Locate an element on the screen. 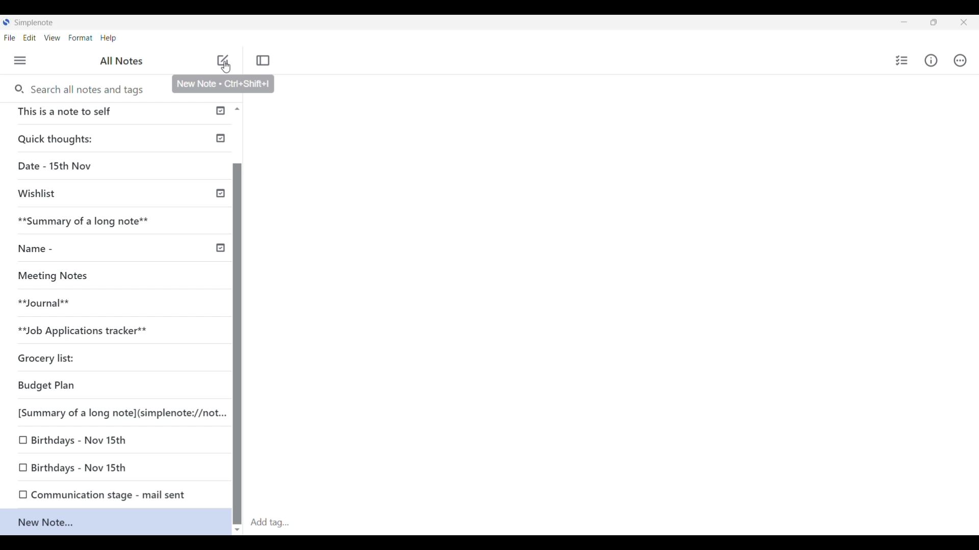 Image resolution: width=979 pixels, height=550 pixels. Quick slide to top is located at coordinates (237, 109).